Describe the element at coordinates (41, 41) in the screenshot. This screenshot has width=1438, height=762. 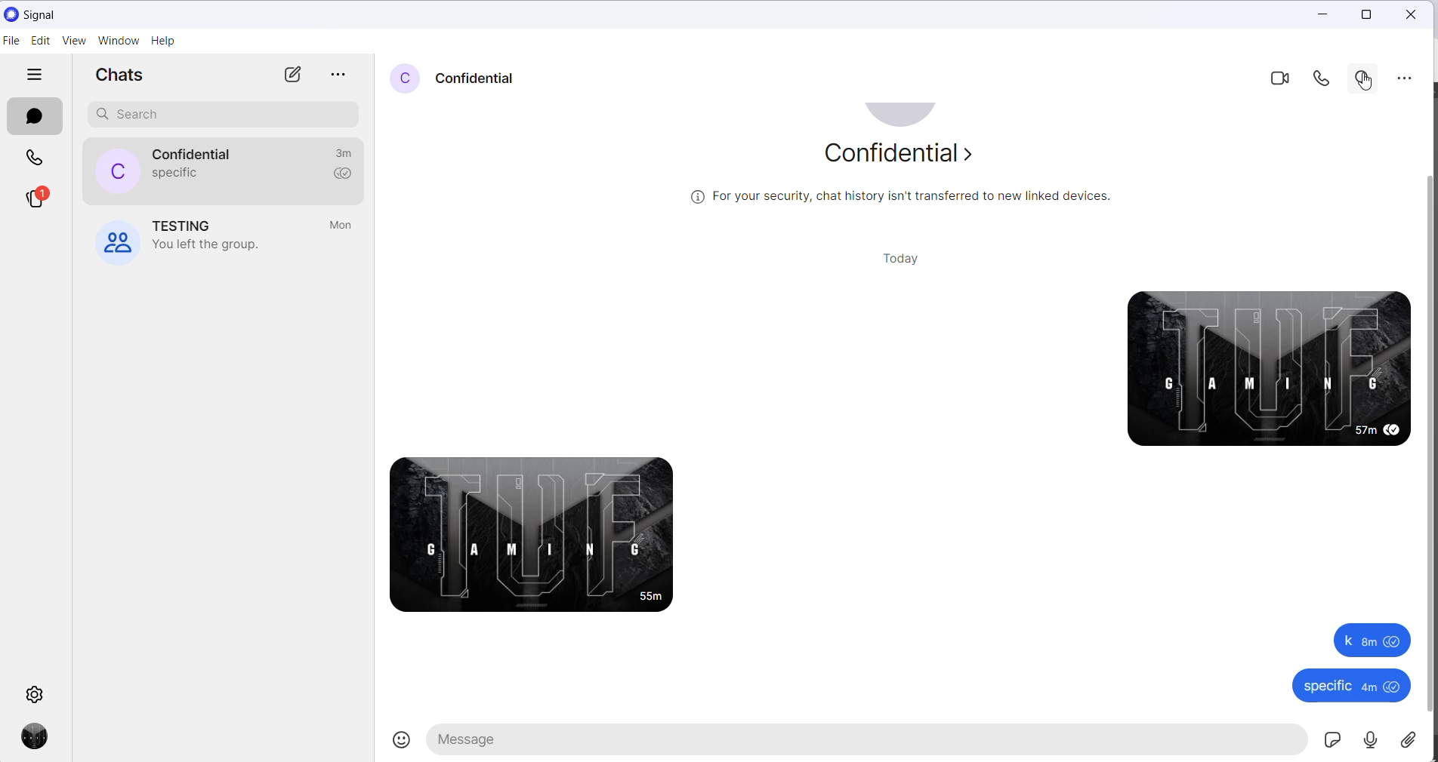
I see `edit` at that location.